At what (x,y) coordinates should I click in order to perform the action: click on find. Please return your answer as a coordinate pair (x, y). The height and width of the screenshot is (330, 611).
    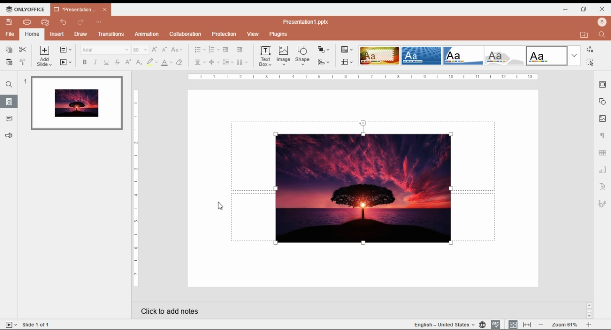
    Looking at the image, I should click on (9, 84).